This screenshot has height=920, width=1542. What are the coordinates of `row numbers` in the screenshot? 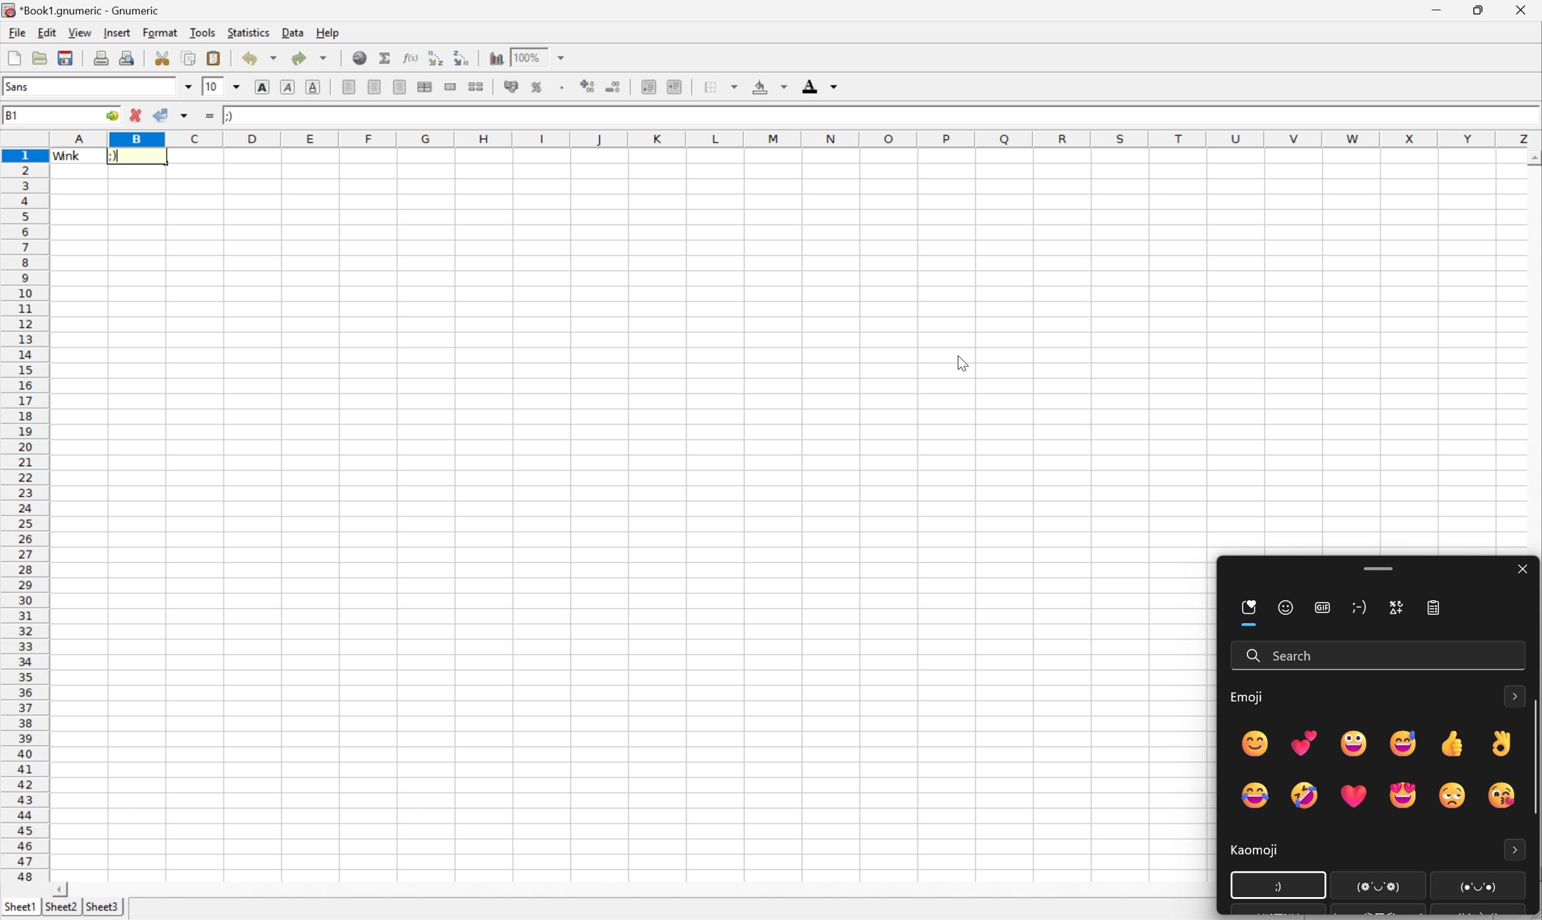 It's located at (28, 520).